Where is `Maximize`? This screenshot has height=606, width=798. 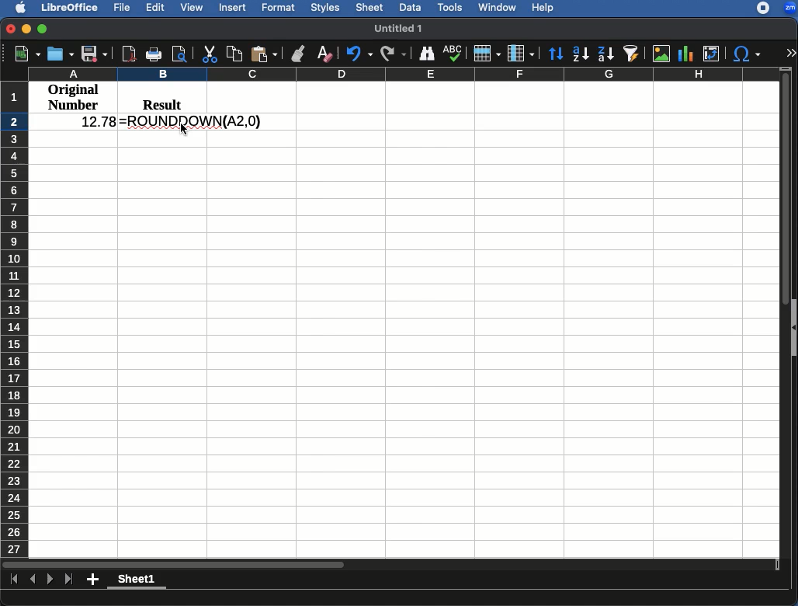 Maximize is located at coordinates (43, 30).